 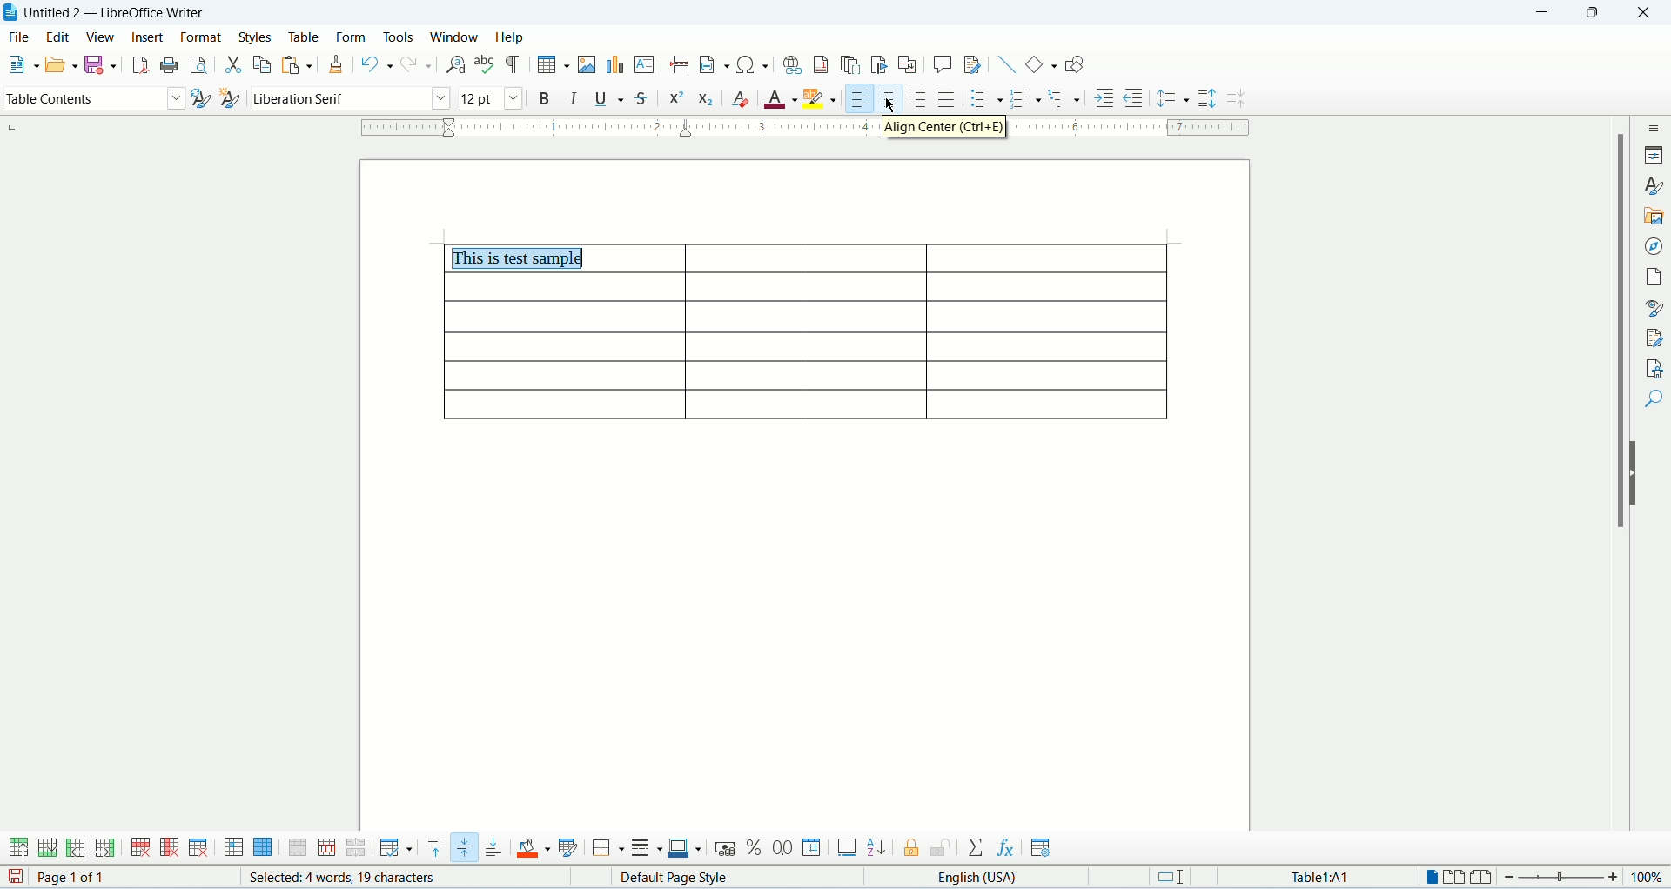 I want to click on align top, so click(x=433, y=849).